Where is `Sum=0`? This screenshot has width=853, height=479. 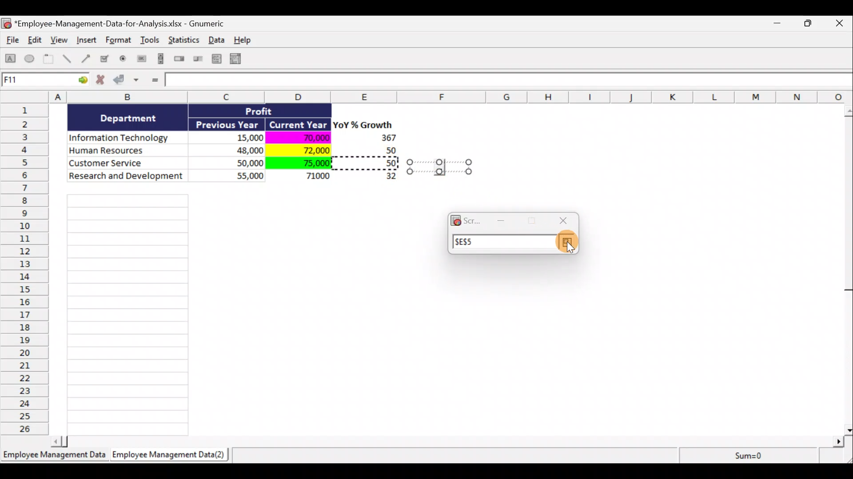 Sum=0 is located at coordinates (747, 455).